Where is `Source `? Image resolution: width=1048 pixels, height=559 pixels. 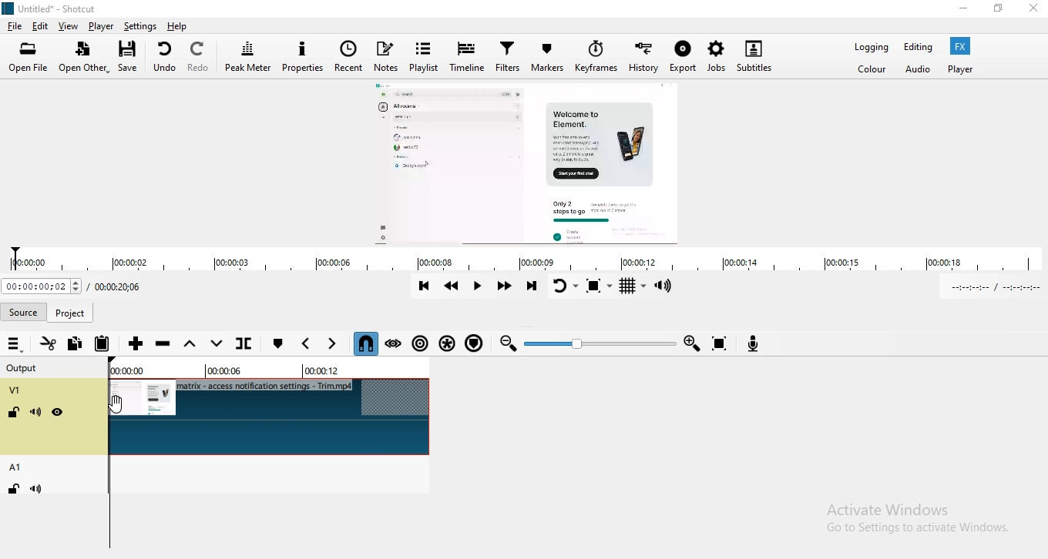 Source  is located at coordinates (27, 313).